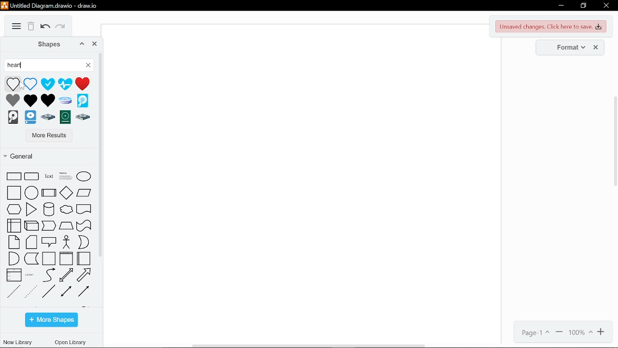 The height and width of the screenshot is (348, 618). What do you see at coordinates (100, 156) in the screenshot?
I see `scroll bar` at bounding box center [100, 156].